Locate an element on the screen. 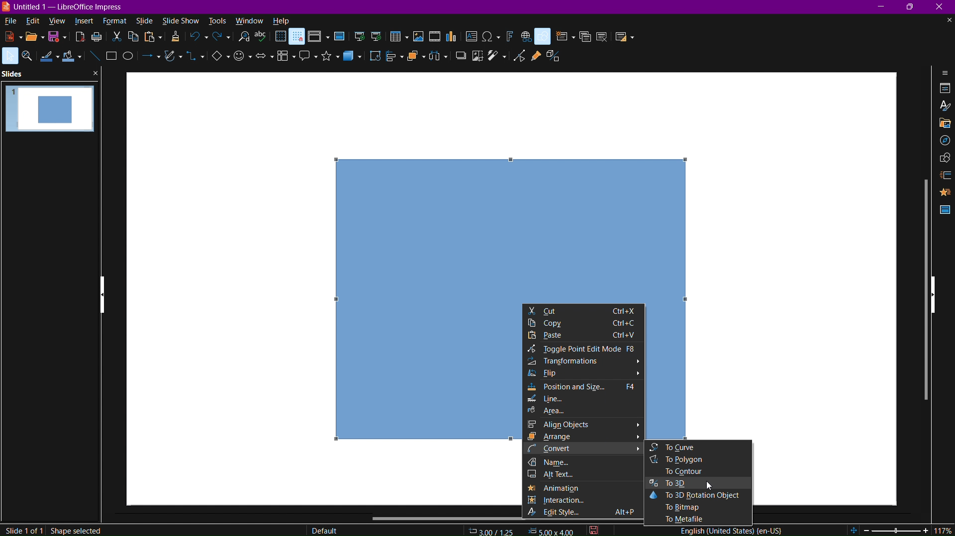  Connectors is located at coordinates (195, 60).